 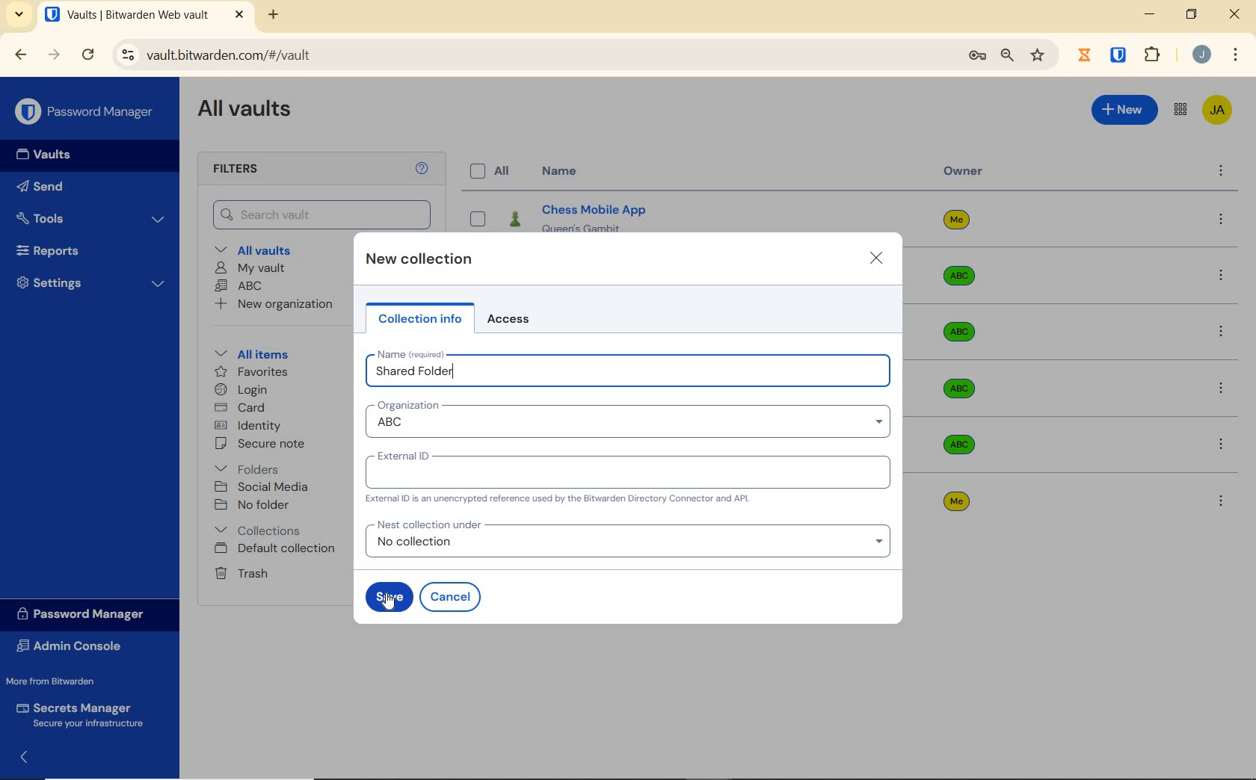 What do you see at coordinates (256, 506) in the screenshot?
I see `No folder` at bounding box center [256, 506].